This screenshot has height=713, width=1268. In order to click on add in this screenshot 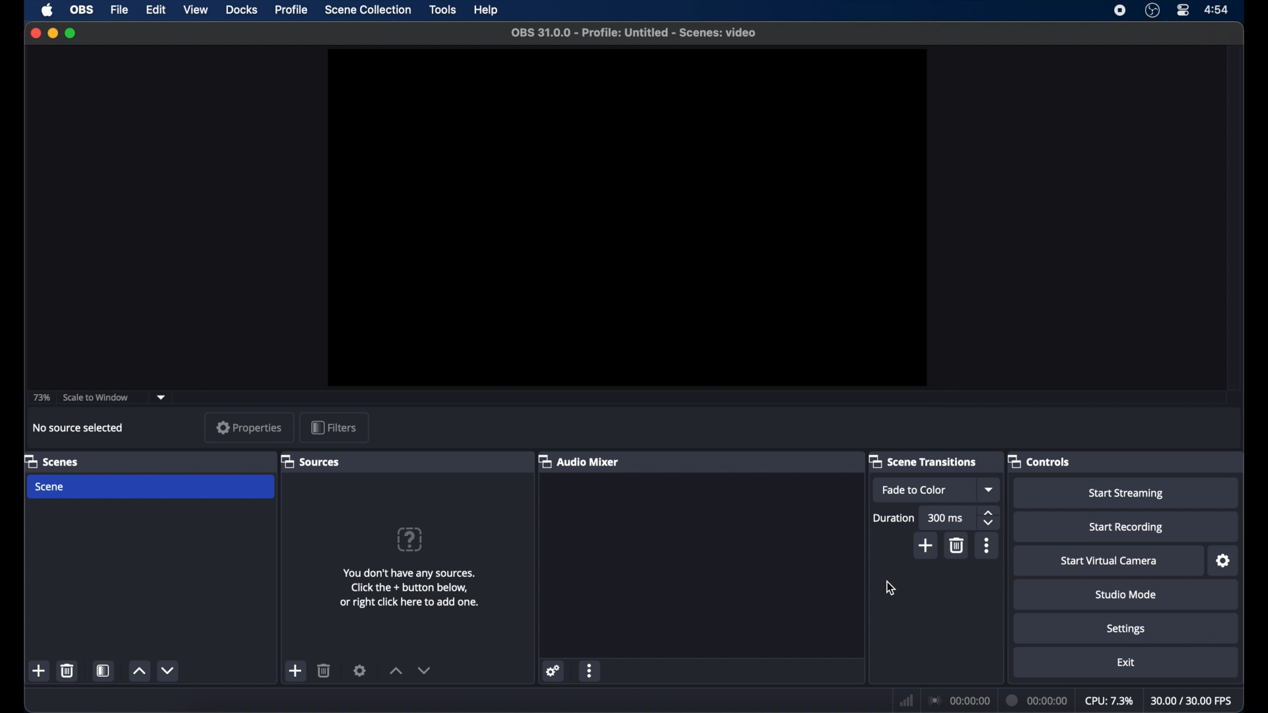, I will do `click(925, 543)`.